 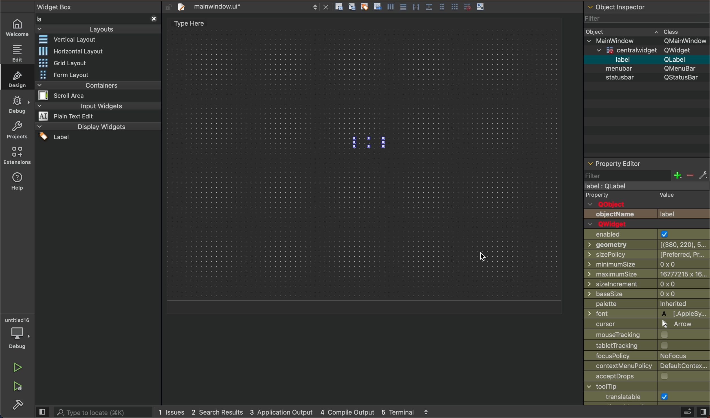 What do you see at coordinates (647, 387) in the screenshot?
I see `` at bounding box center [647, 387].